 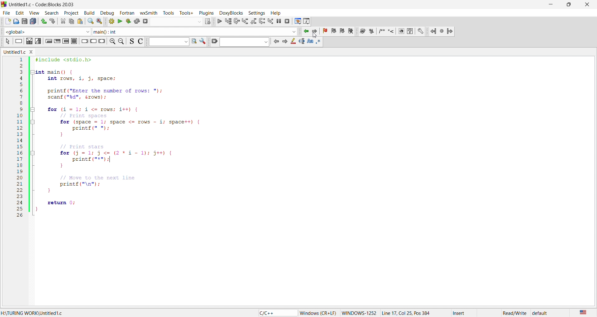 What do you see at coordinates (337, 31) in the screenshot?
I see `bookmark icon` at bounding box center [337, 31].